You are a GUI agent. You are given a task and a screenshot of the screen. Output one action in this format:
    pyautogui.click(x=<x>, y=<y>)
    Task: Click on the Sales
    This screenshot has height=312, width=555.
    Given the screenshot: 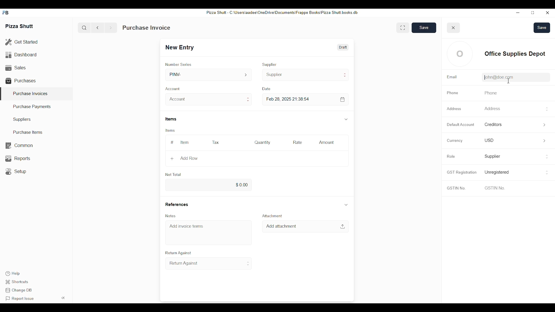 What is the action you would take?
    pyautogui.click(x=15, y=67)
    